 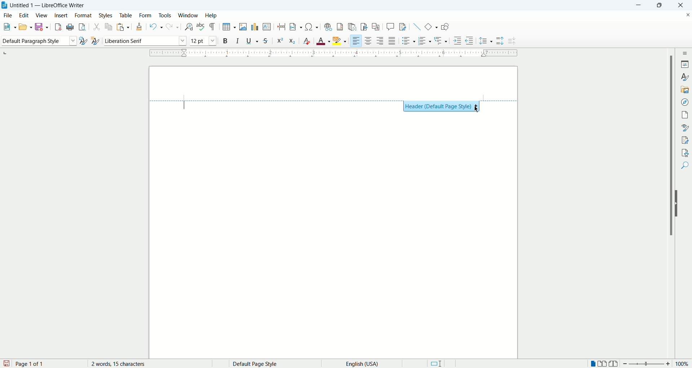 I want to click on page count, so click(x=51, y=363).